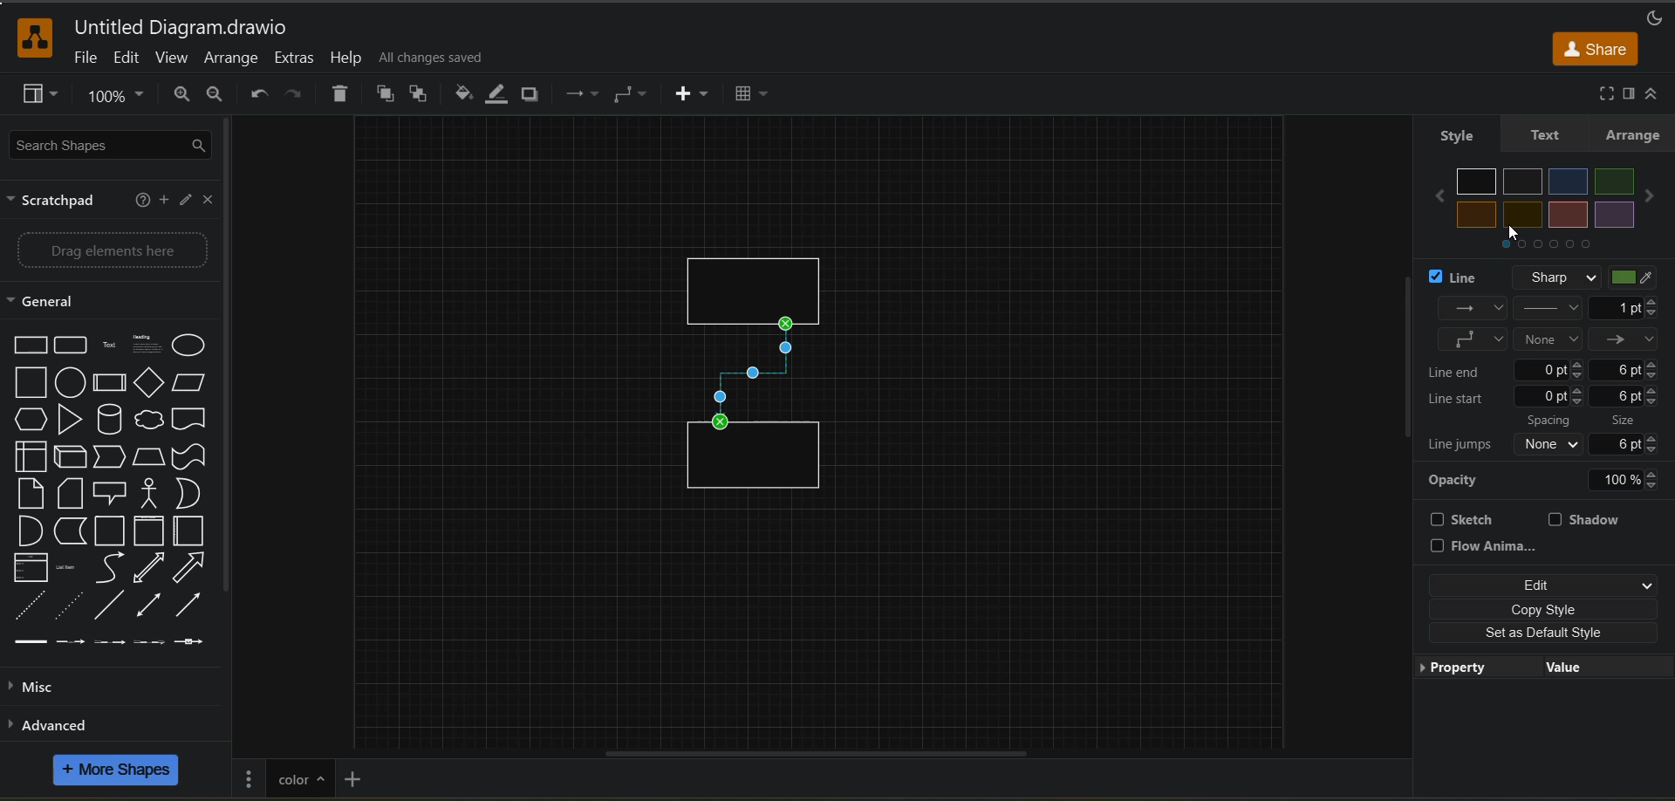 The width and height of the screenshot is (1675, 801). I want to click on arrange, so click(1633, 134).